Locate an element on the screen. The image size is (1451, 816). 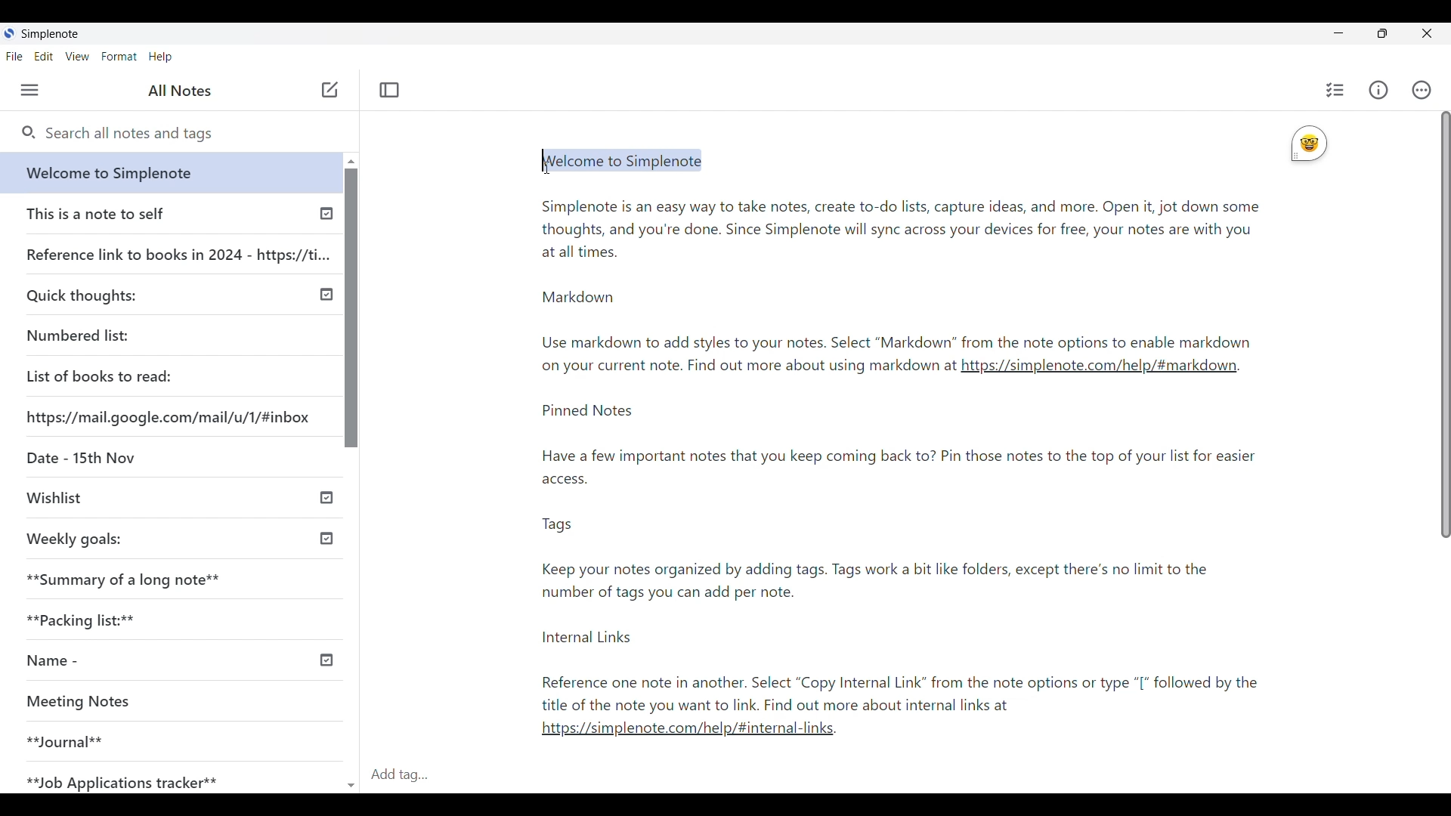
Grammarly extension is located at coordinates (1308, 144).